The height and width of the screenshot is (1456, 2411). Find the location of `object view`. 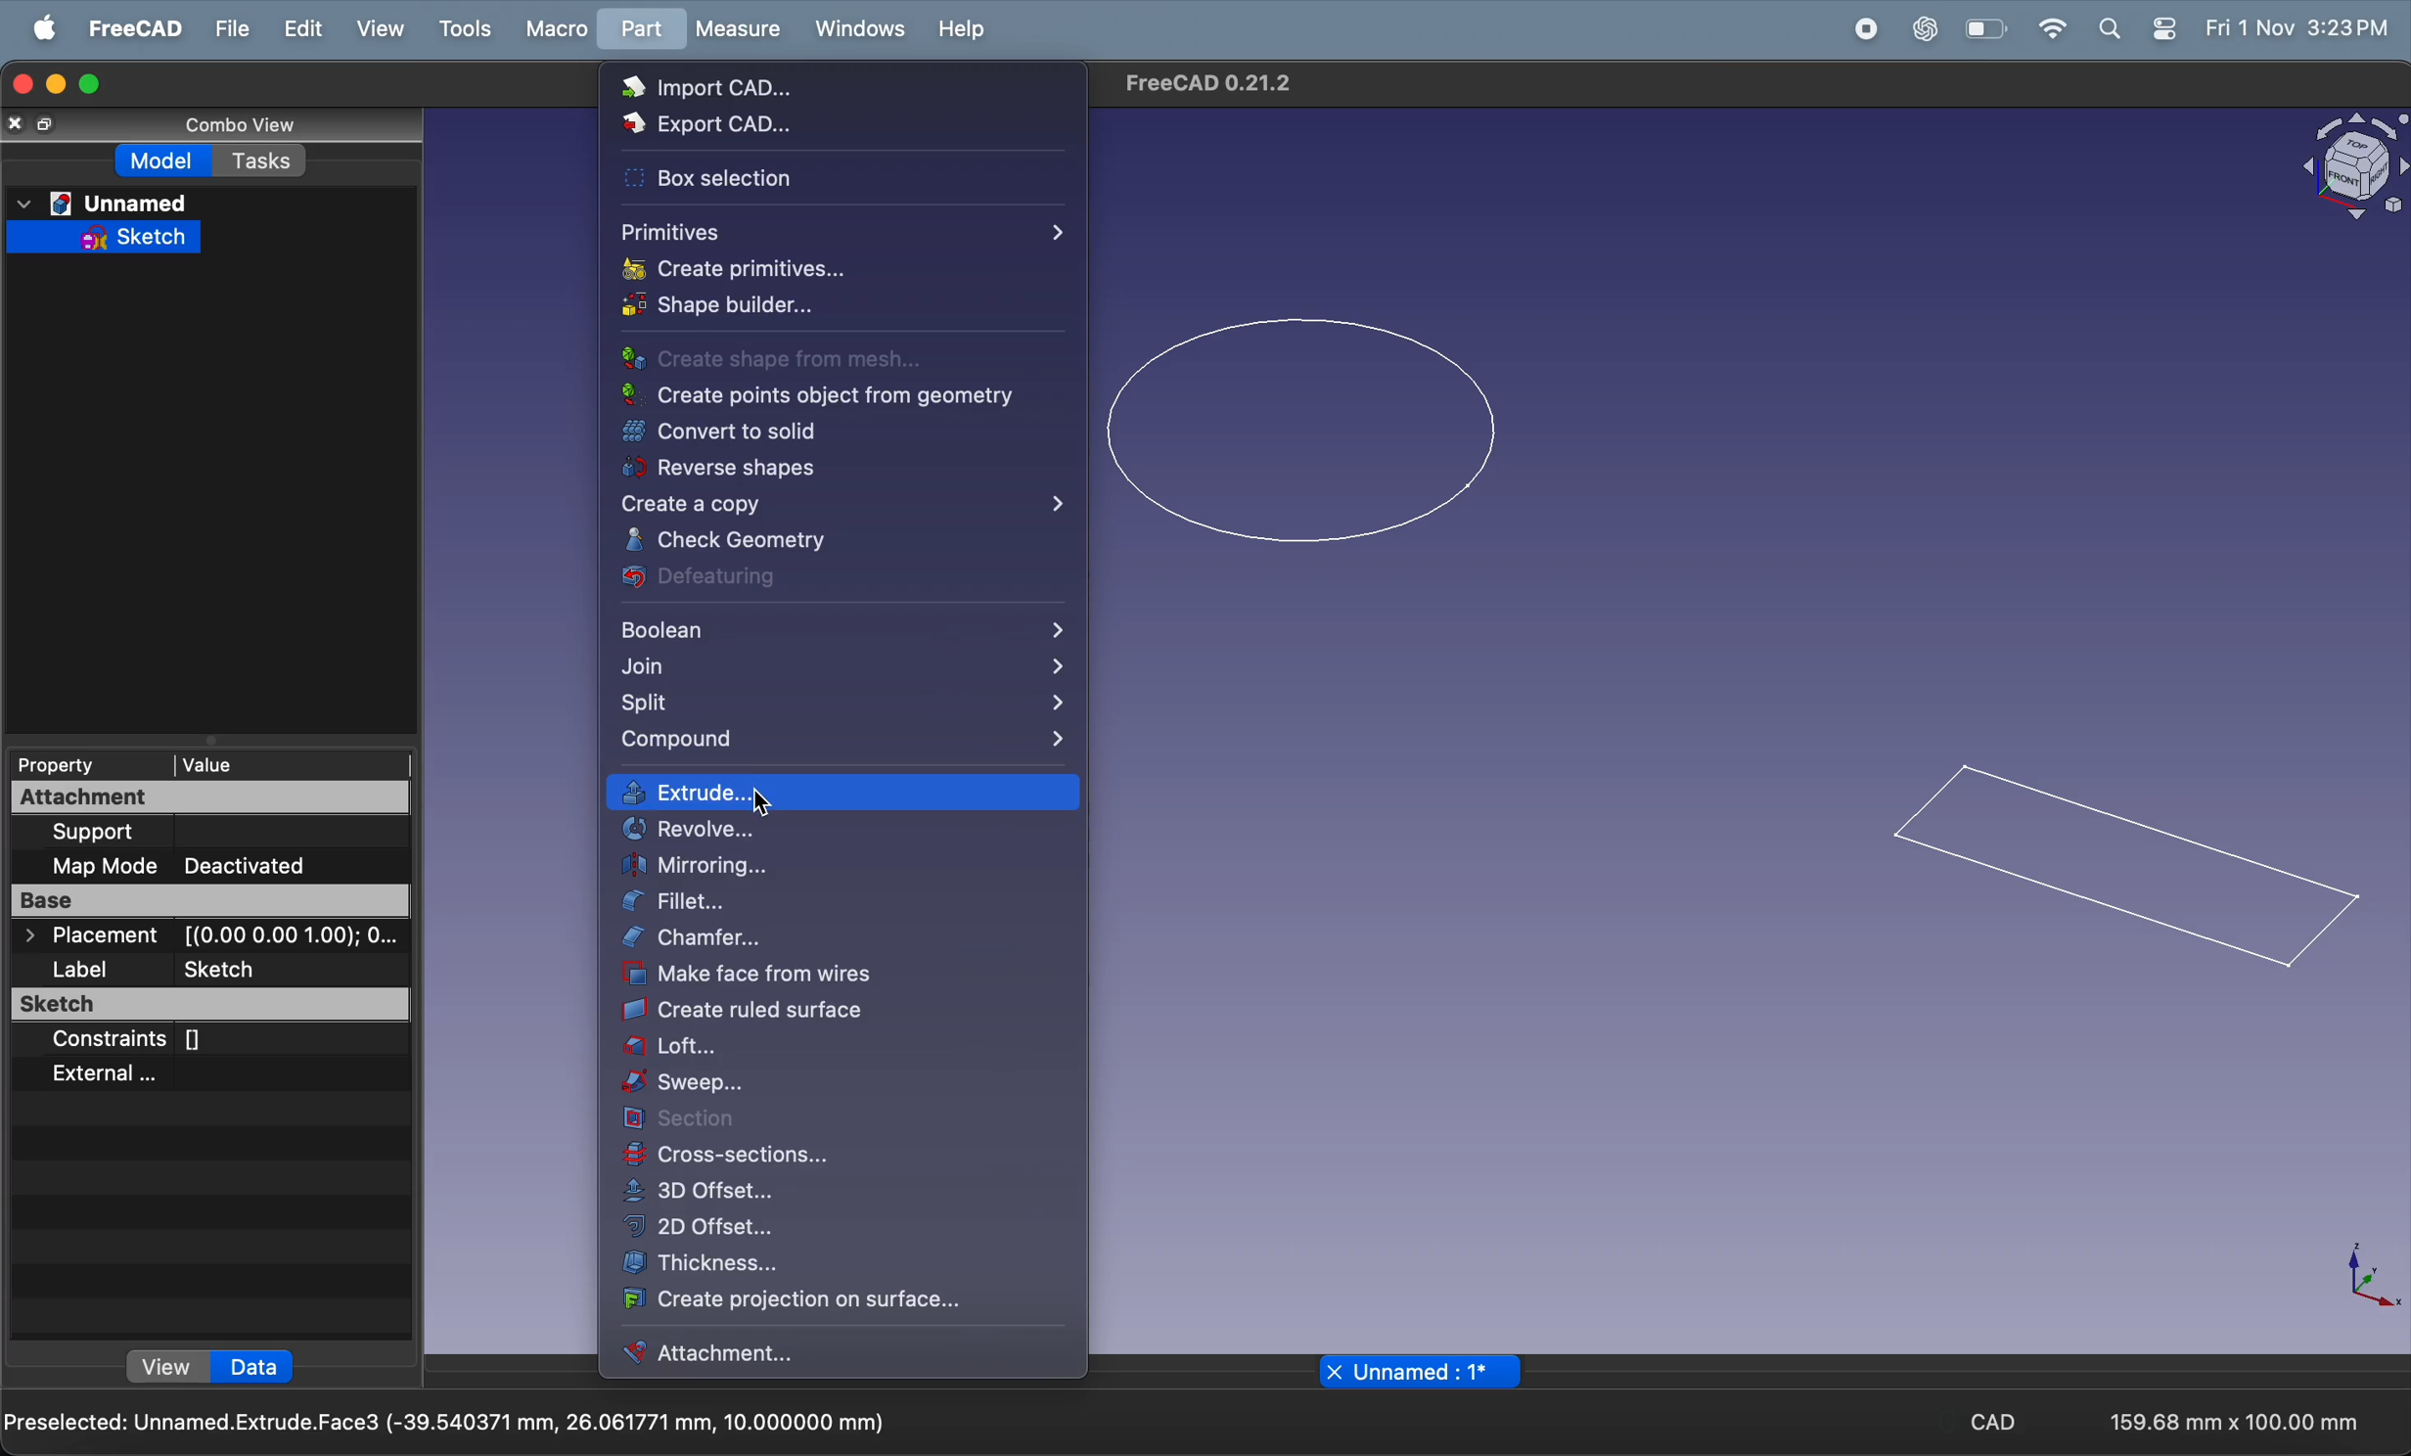

object view is located at coordinates (2353, 164).